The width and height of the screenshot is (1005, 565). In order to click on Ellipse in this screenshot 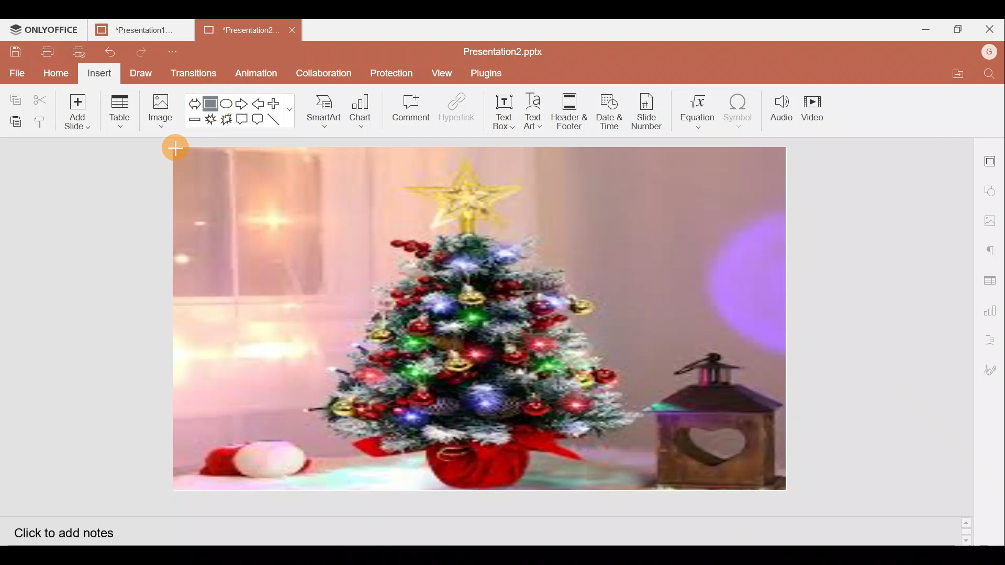, I will do `click(227, 100)`.